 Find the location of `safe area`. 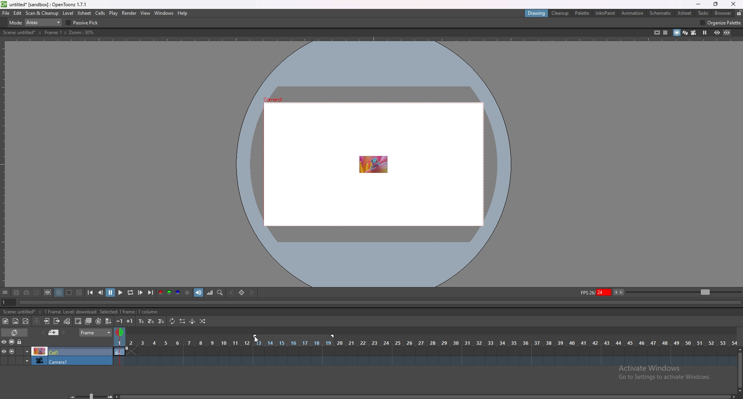

safe area is located at coordinates (657, 33).